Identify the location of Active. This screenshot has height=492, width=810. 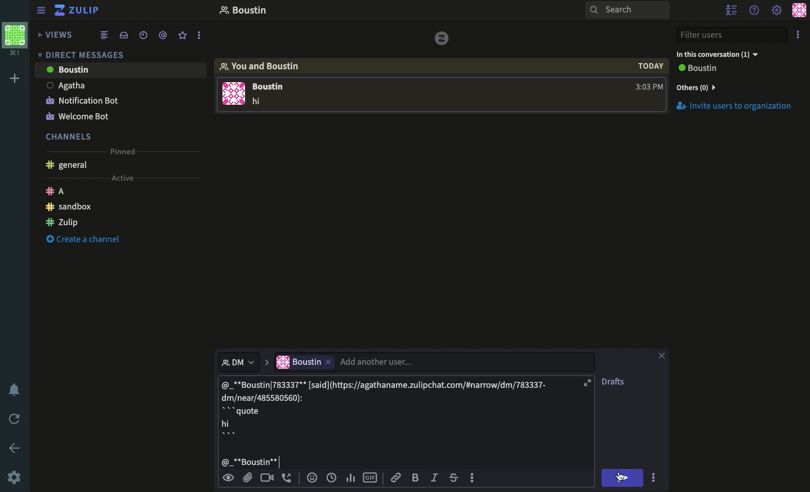
(127, 178).